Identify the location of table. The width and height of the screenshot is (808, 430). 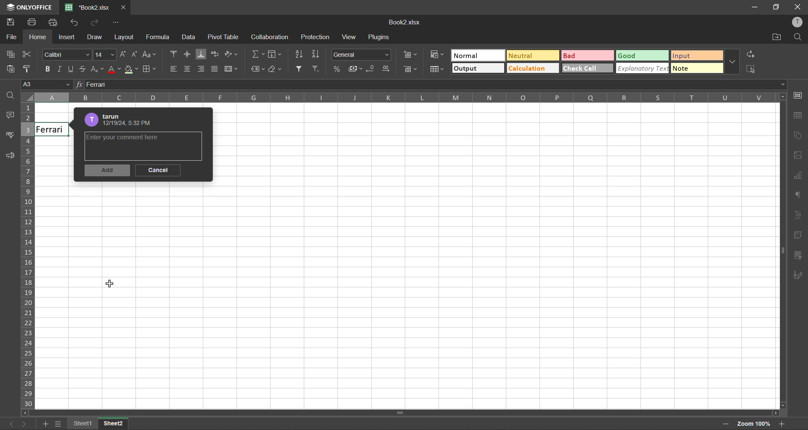
(799, 118).